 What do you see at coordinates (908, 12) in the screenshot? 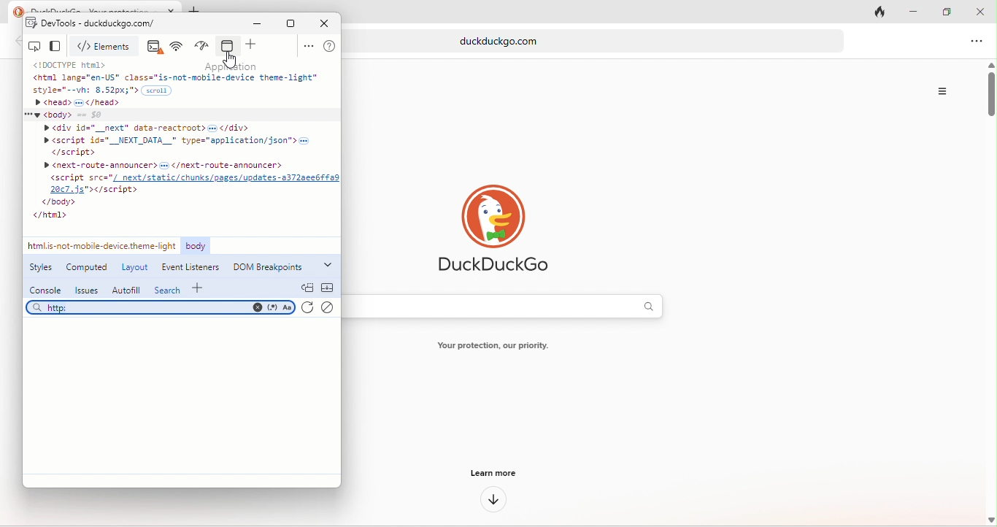
I see `minimize` at bounding box center [908, 12].